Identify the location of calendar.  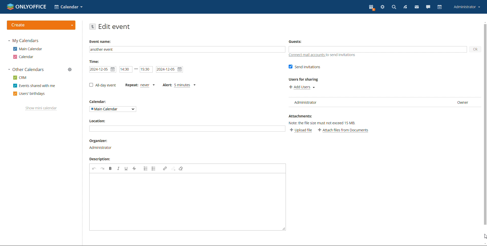
(24, 57).